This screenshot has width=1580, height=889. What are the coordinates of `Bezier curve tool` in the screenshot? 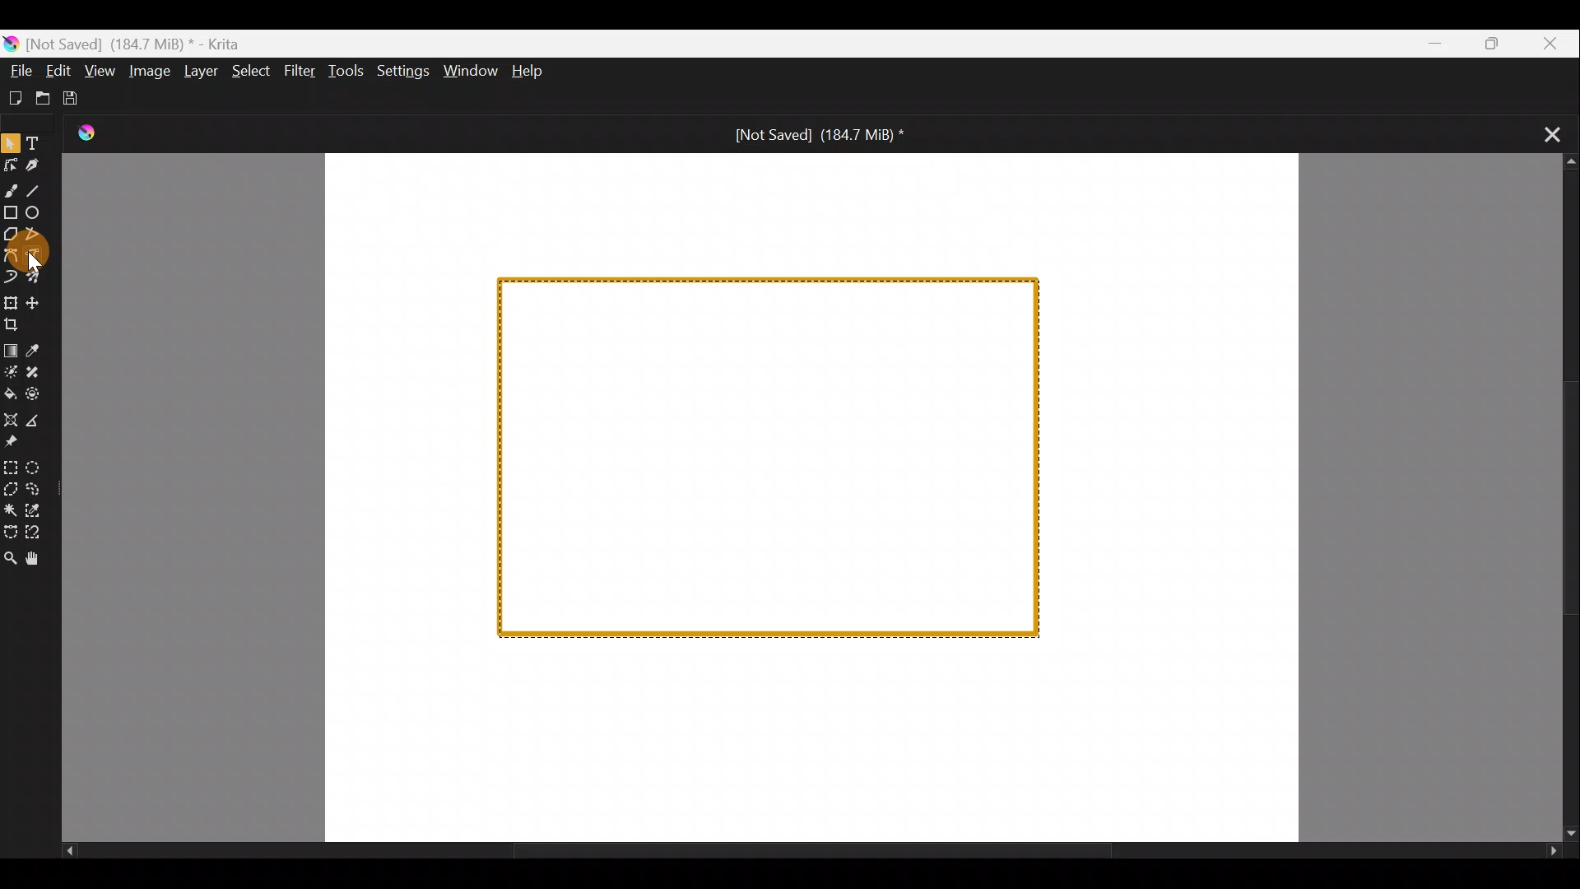 It's located at (12, 256).